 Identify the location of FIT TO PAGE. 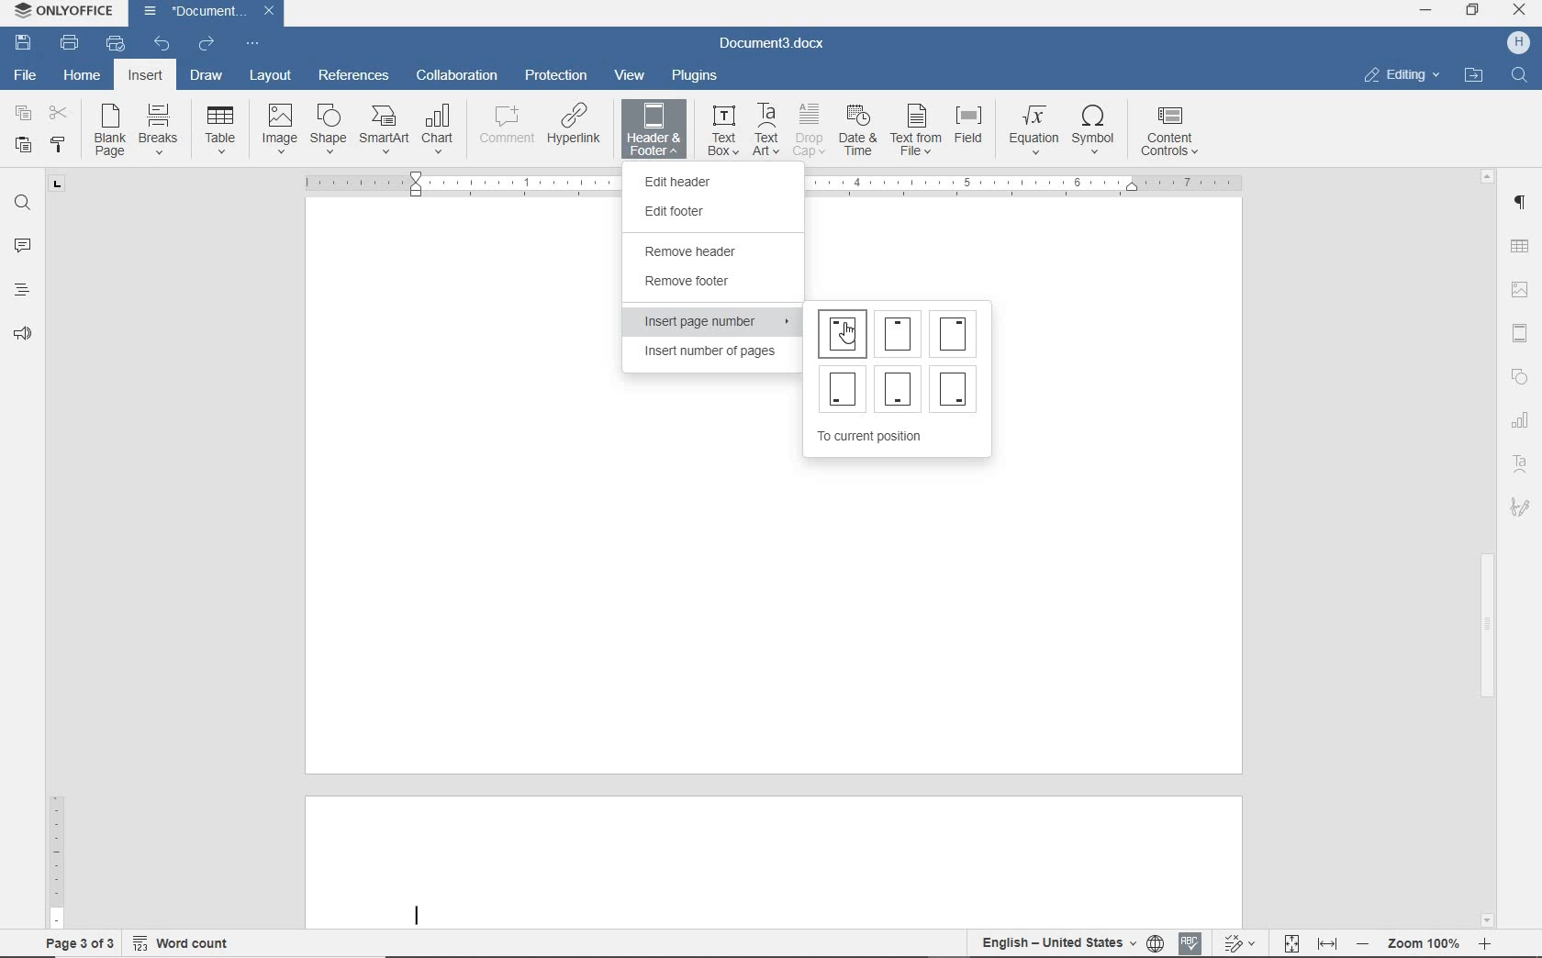
(1291, 942).